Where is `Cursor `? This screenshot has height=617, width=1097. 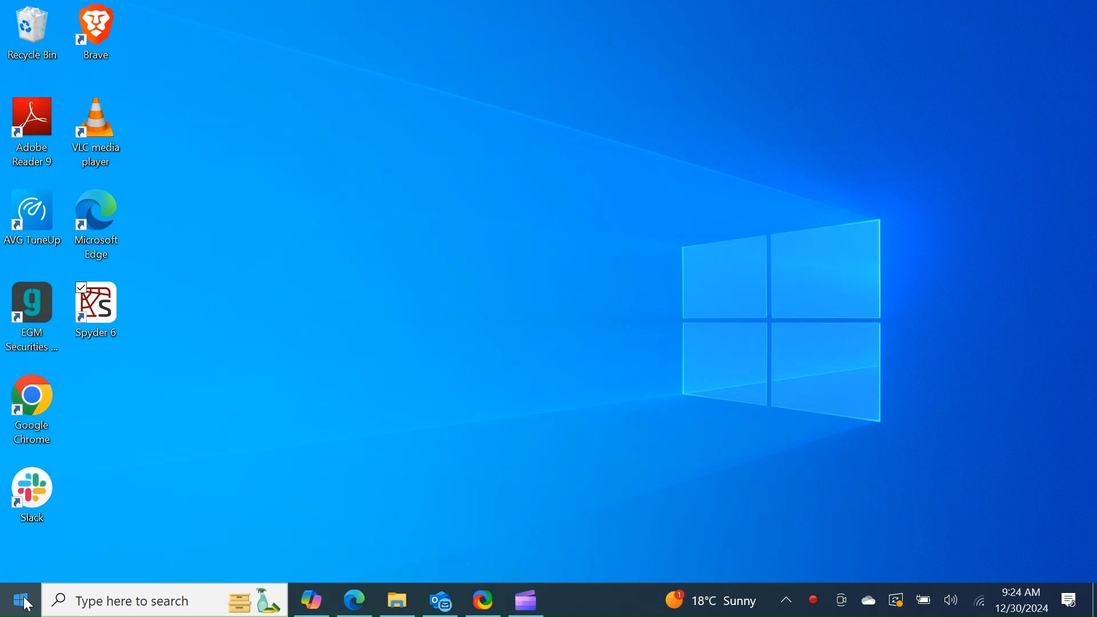 Cursor  is located at coordinates (29, 604).